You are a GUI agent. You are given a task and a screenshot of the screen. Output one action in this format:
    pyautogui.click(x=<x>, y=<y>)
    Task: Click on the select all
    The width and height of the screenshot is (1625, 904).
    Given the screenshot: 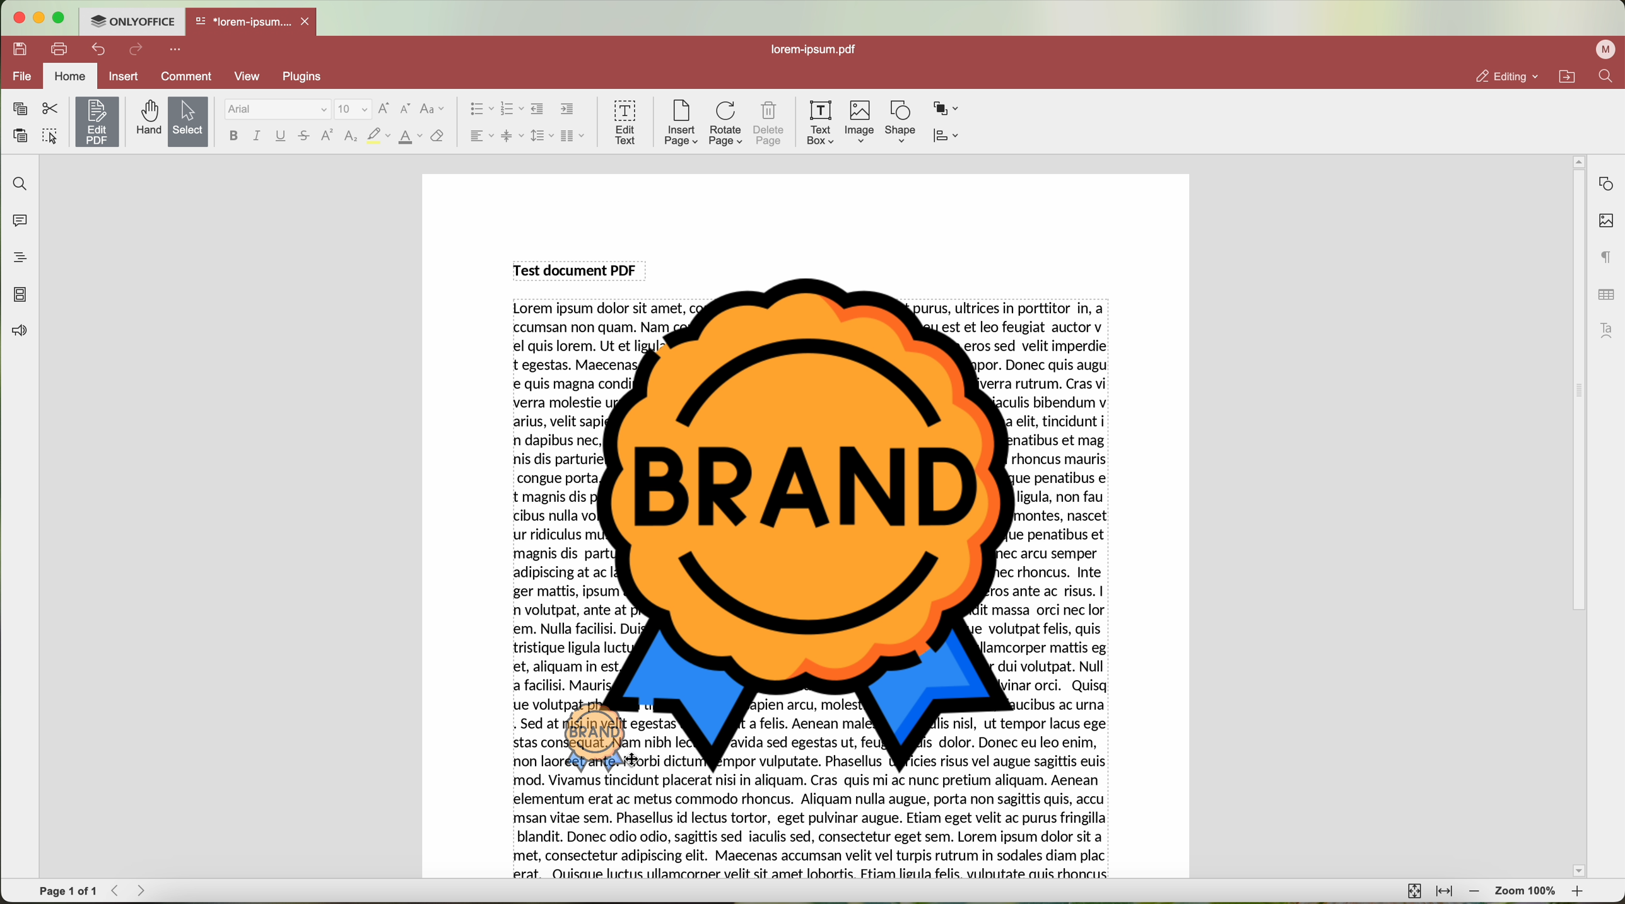 What is the action you would take?
    pyautogui.click(x=50, y=137)
    